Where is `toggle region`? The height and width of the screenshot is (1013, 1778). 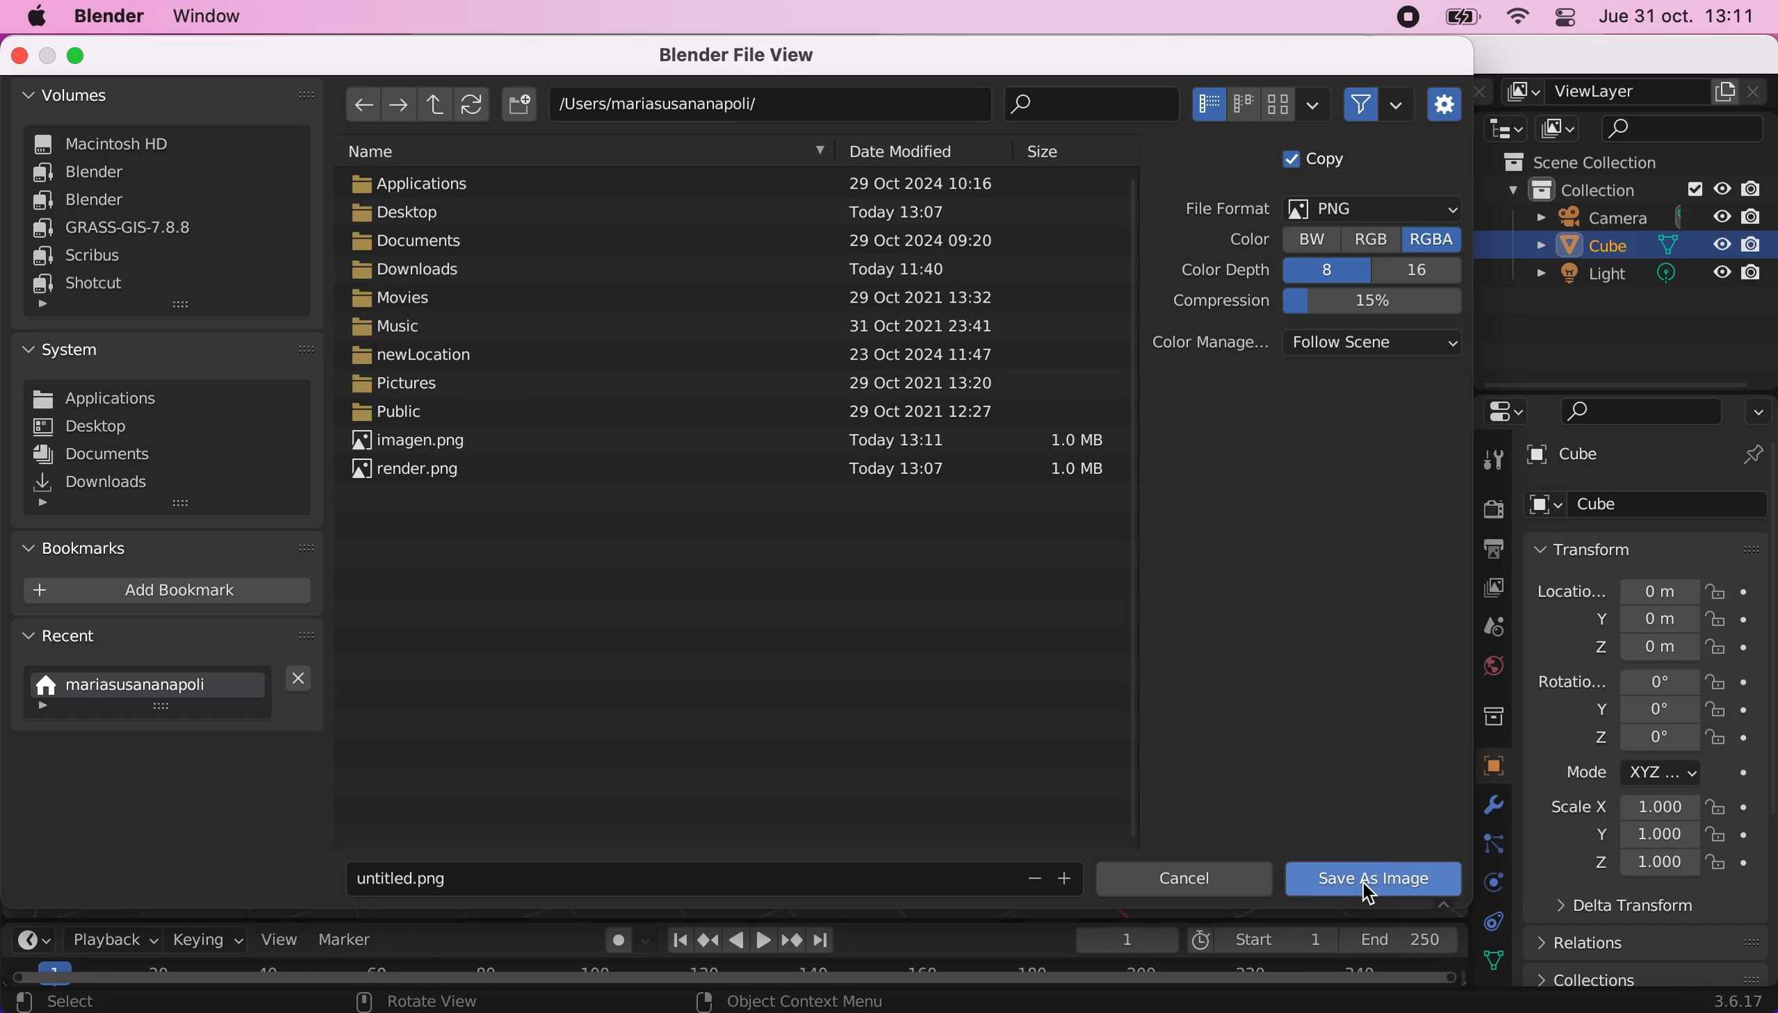 toggle region is located at coordinates (1445, 107).